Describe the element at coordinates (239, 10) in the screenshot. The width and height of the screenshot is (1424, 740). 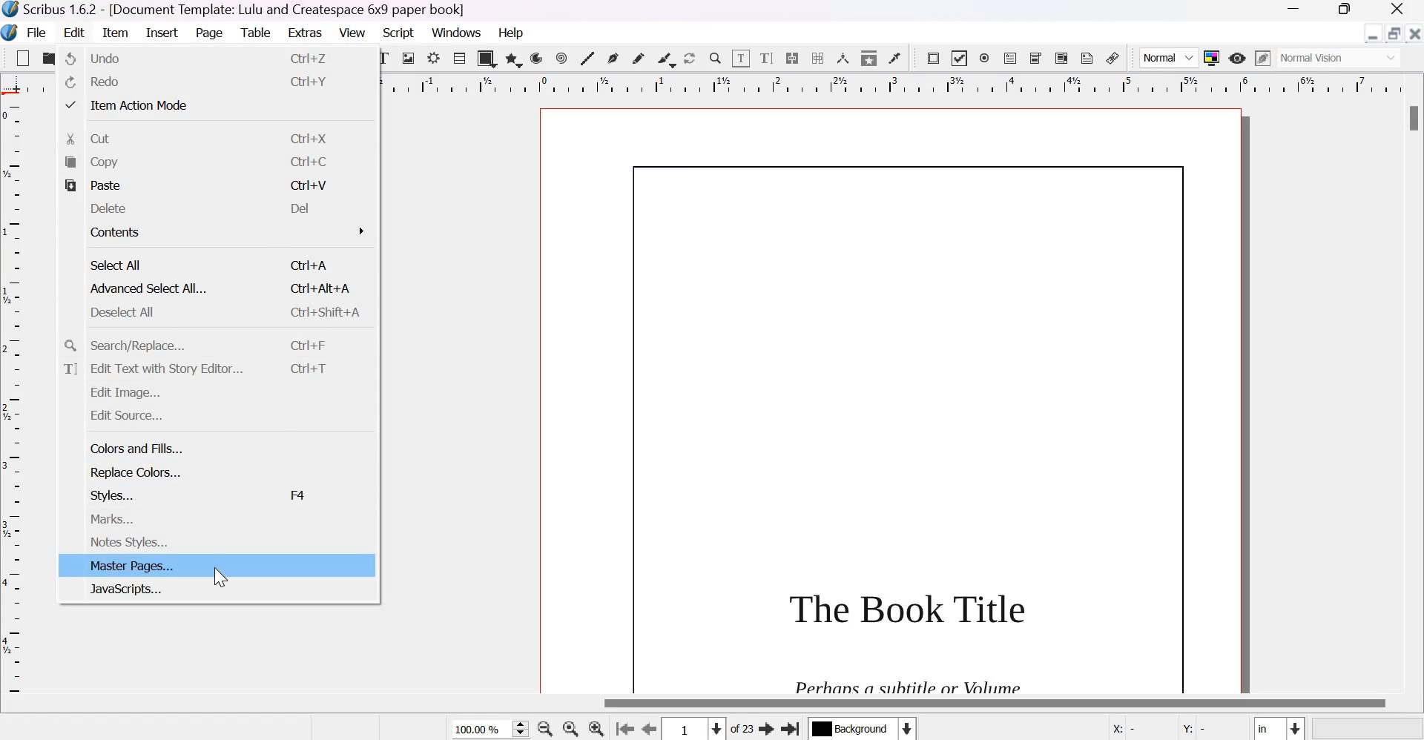
I see `Scribus 1.6.2 - [Document Template: Lulu and Createspace 6*9 paper book]` at that location.